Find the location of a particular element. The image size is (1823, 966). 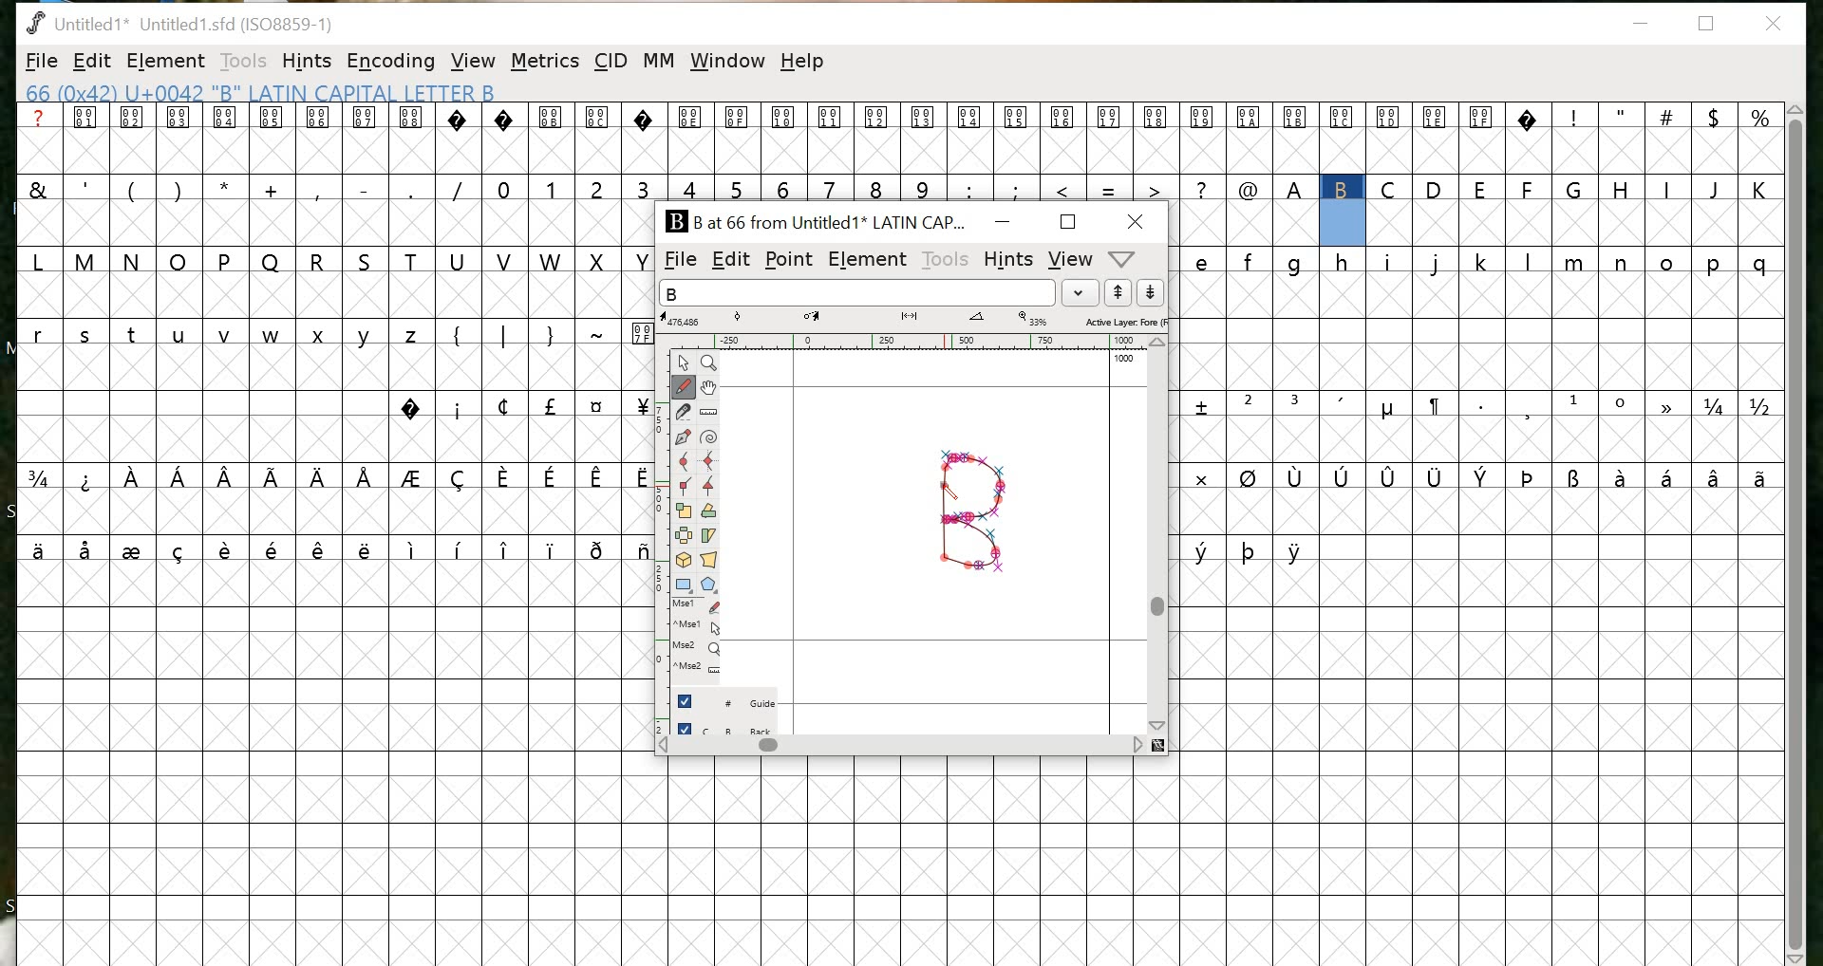

window is located at coordinates (727, 62).